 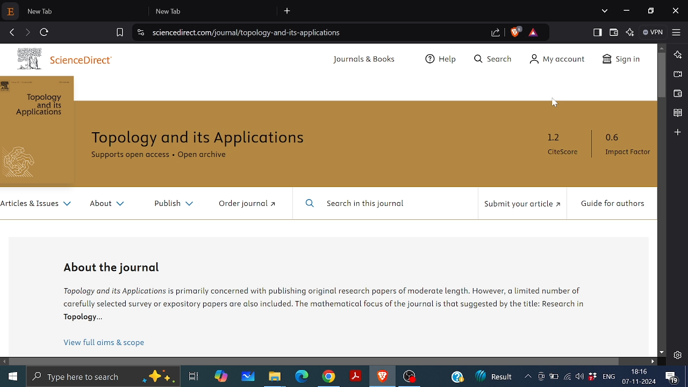 What do you see at coordinates (120, 32) in the screenshot?
I see `Bookmark this tab` at bounding box center [120, 32].